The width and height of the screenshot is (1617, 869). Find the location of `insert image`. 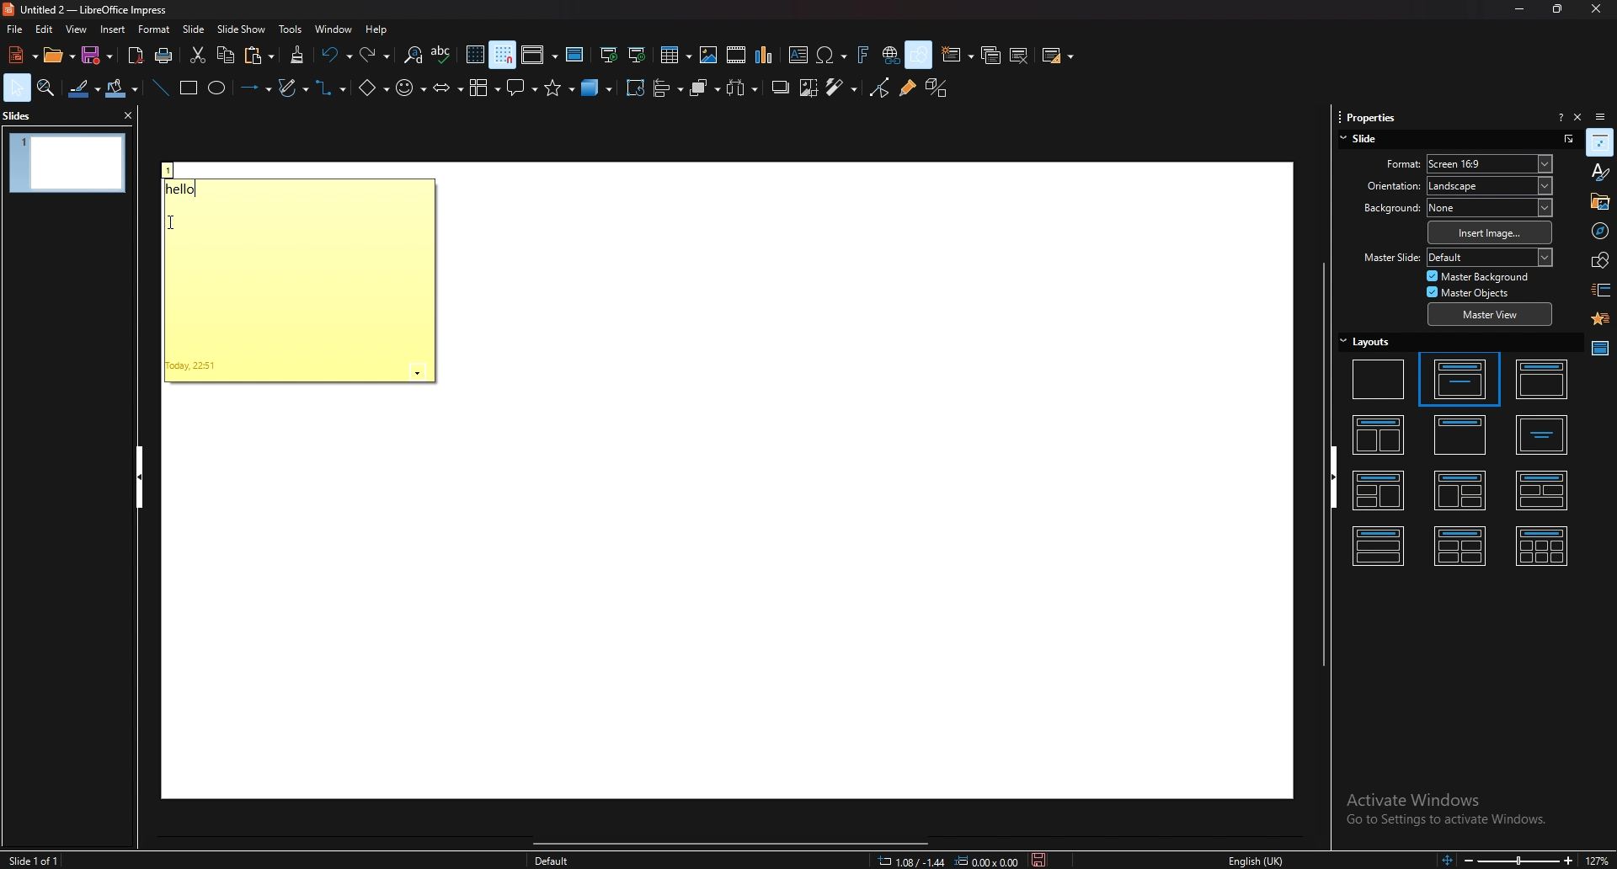

insert image is located at coordinates (707, 55).